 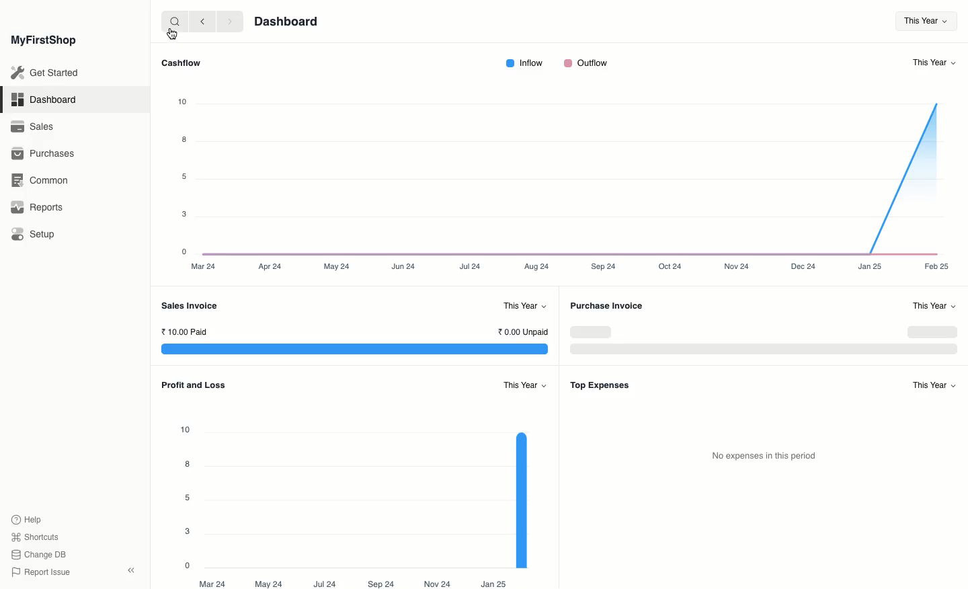 What do you see at coordinates (194, 386) in the screenshot?
I see `Profit and Loss` at bounding box center [194, 386].